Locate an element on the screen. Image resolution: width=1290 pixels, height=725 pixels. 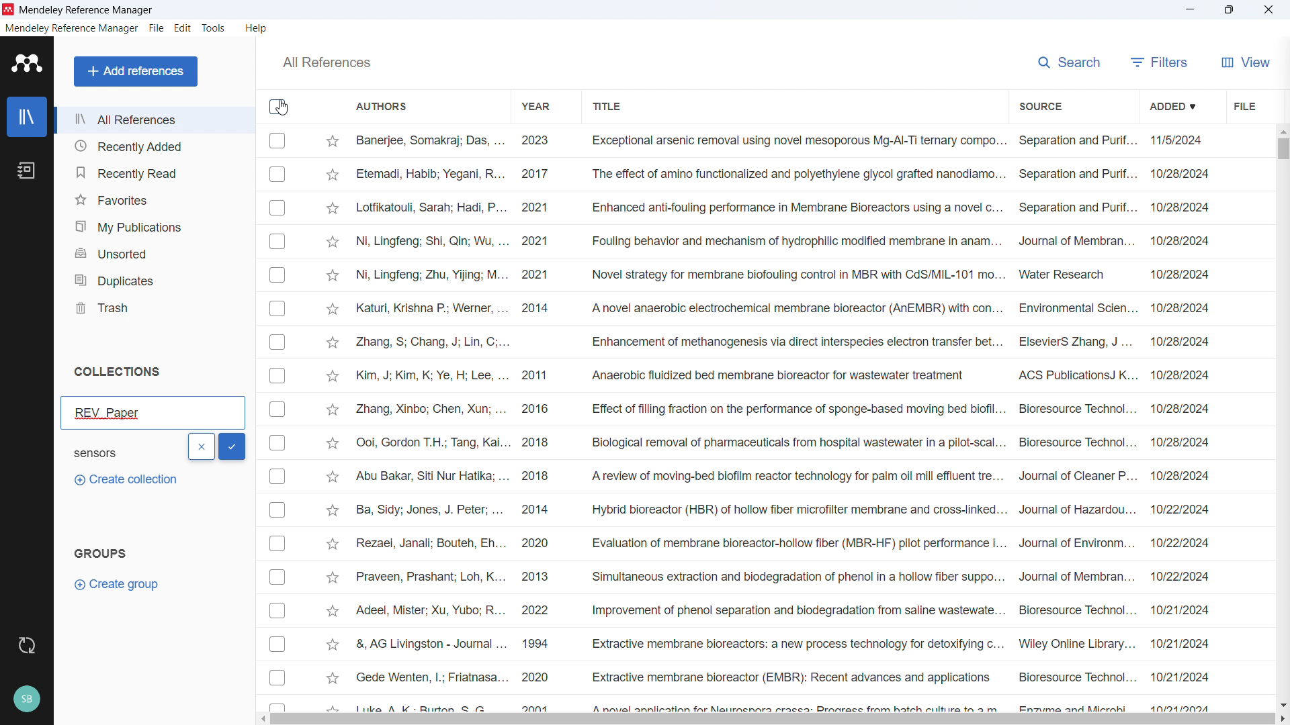
Select respective publication is located at coordinates (277, 275).